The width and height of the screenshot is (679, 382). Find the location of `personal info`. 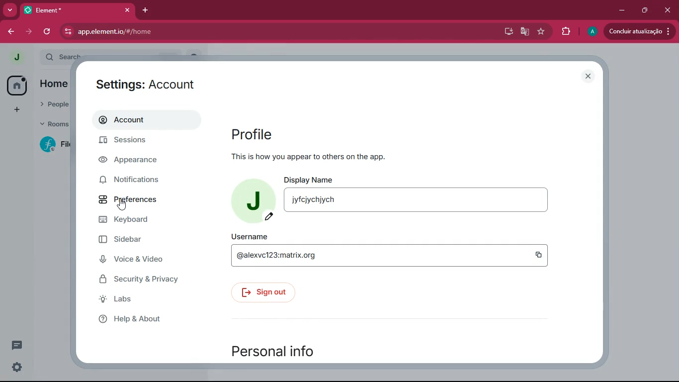

personal info is located at coordinates (277, 352).